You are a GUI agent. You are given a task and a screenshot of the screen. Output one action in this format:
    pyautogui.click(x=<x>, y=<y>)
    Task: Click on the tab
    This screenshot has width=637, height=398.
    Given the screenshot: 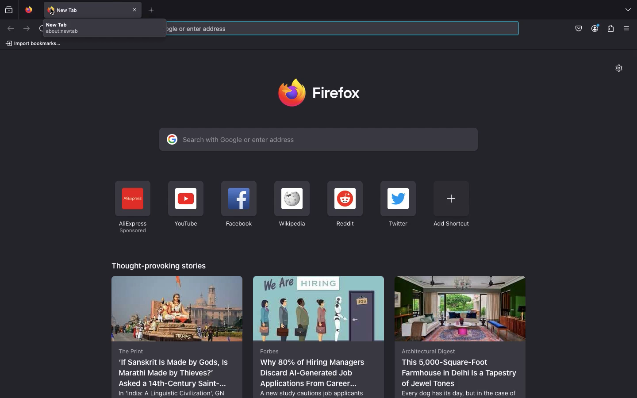 What is the action you would take?
    pyautogui.click(x=27, y=9)
    